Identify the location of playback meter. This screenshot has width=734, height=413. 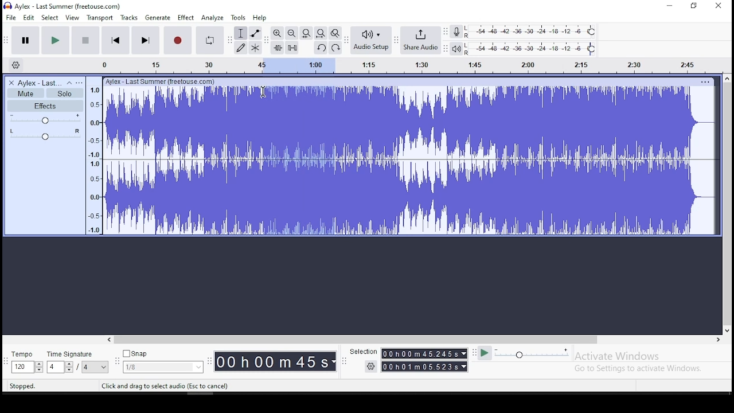
(458, 49).